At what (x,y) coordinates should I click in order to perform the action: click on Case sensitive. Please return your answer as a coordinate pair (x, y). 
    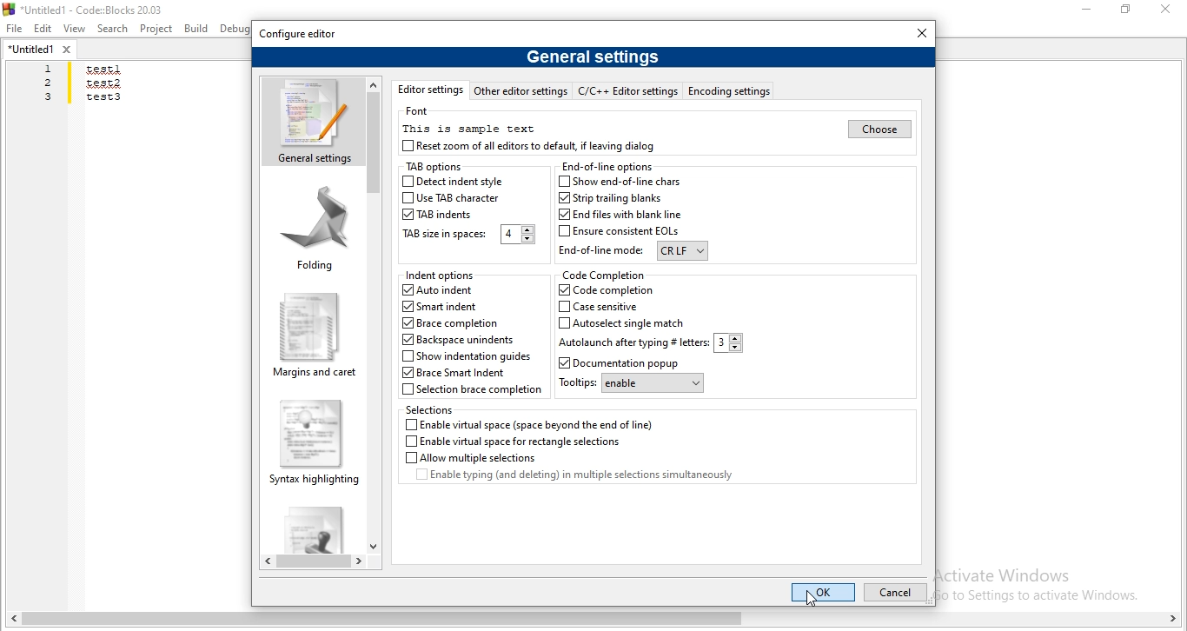
    Looking at the image, I should click on (608, 307).